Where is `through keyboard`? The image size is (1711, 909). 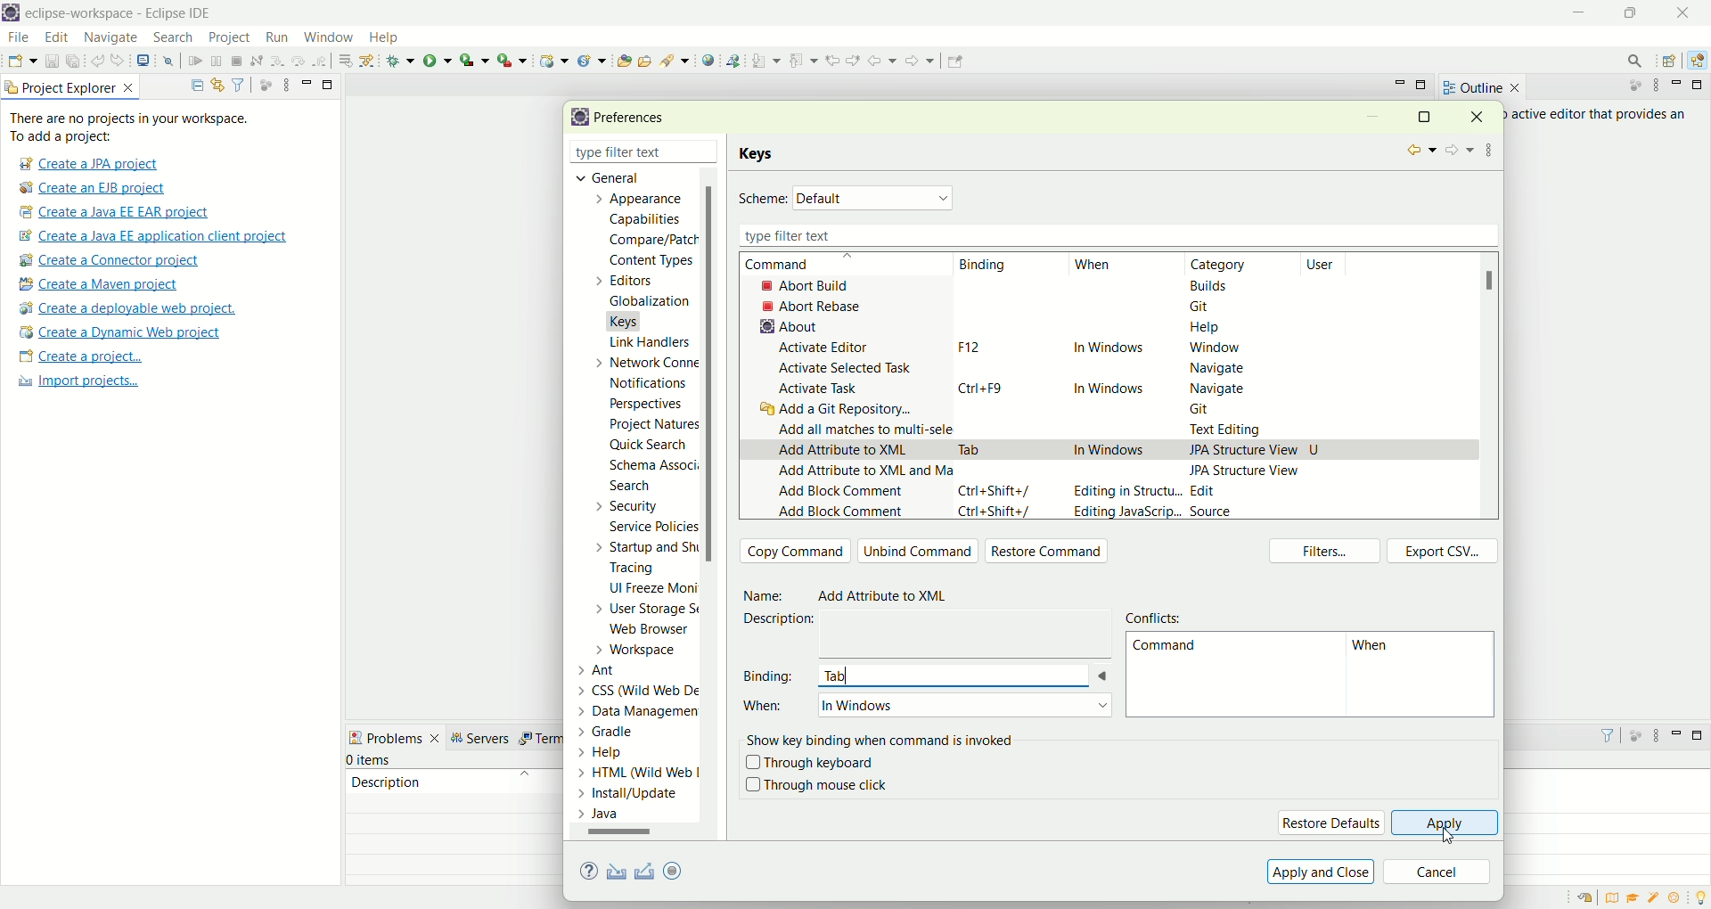 through keyboard is located at coordinates (810, 764).